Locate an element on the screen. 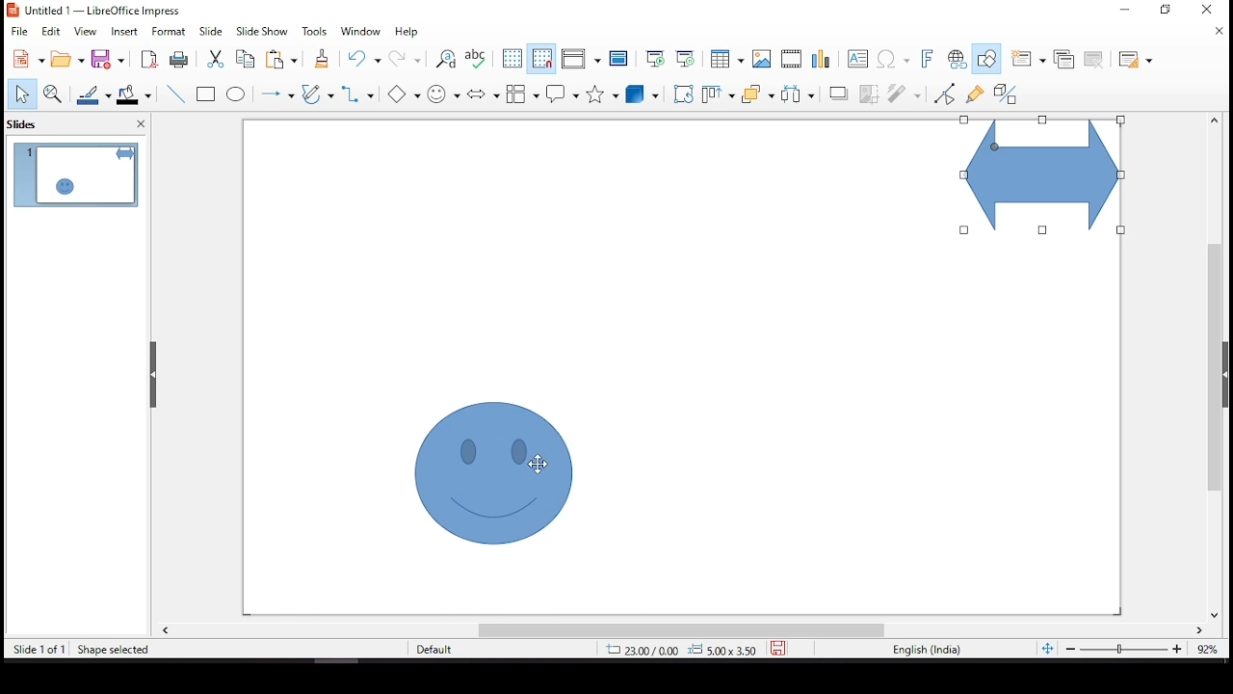 The image size is (1233, 694). lines and arrows is located at coordinates (276, 93).